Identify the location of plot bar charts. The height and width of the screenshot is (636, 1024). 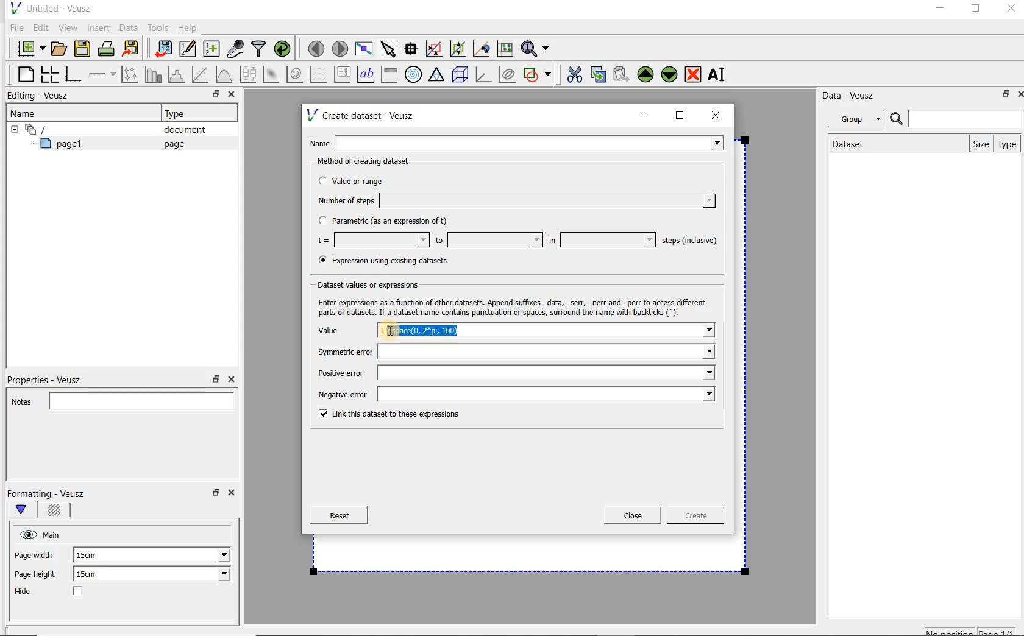
(154, 74).